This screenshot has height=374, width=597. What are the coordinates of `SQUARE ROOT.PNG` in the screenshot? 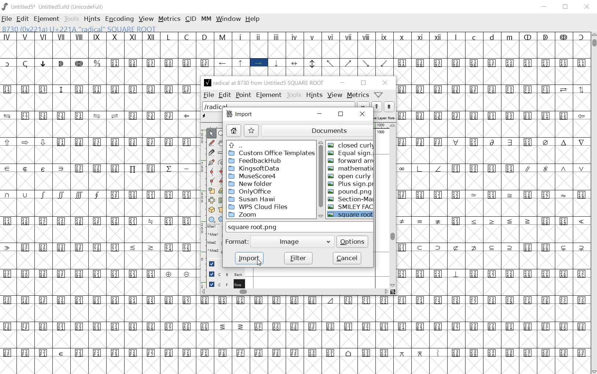 It's located at (273, 227).